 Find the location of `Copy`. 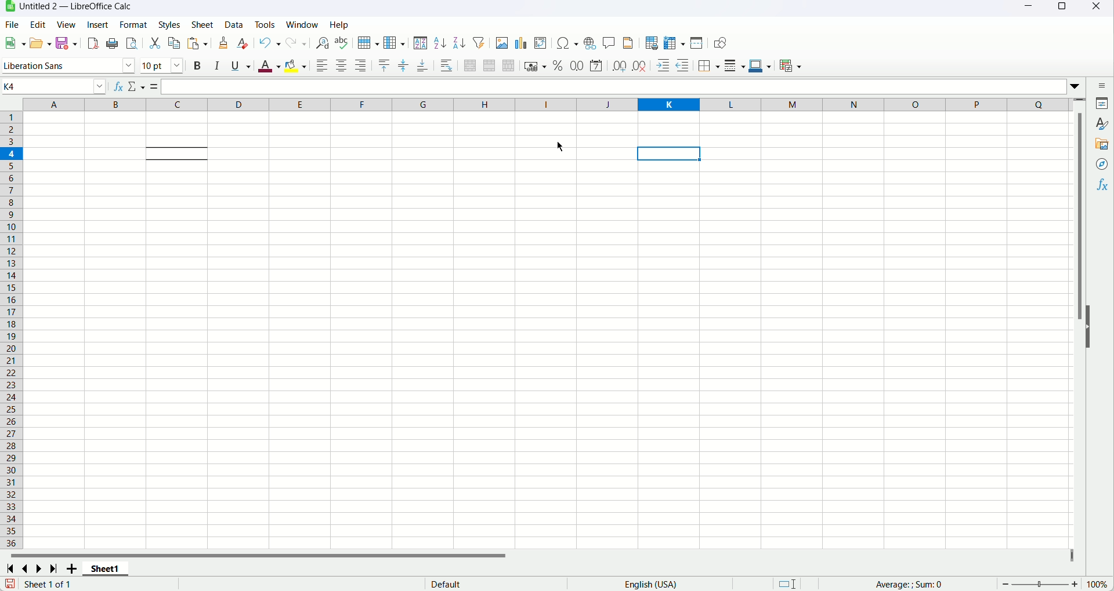

Copy is located at coordinates (174, 43).